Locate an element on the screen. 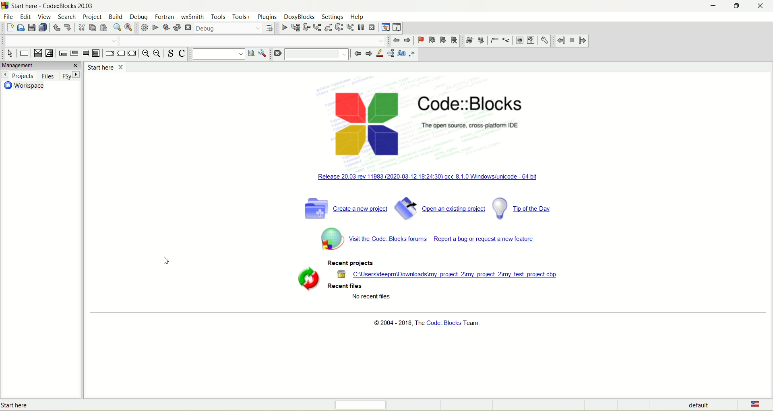 This screenshot has height=411, width=773. jump forward is located at coordinates (583, 41).